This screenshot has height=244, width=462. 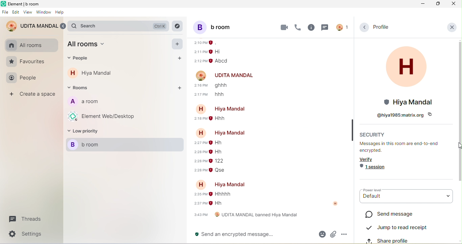 I want to click on qse-older message from hiya mandal, so click(x=220, y=171).